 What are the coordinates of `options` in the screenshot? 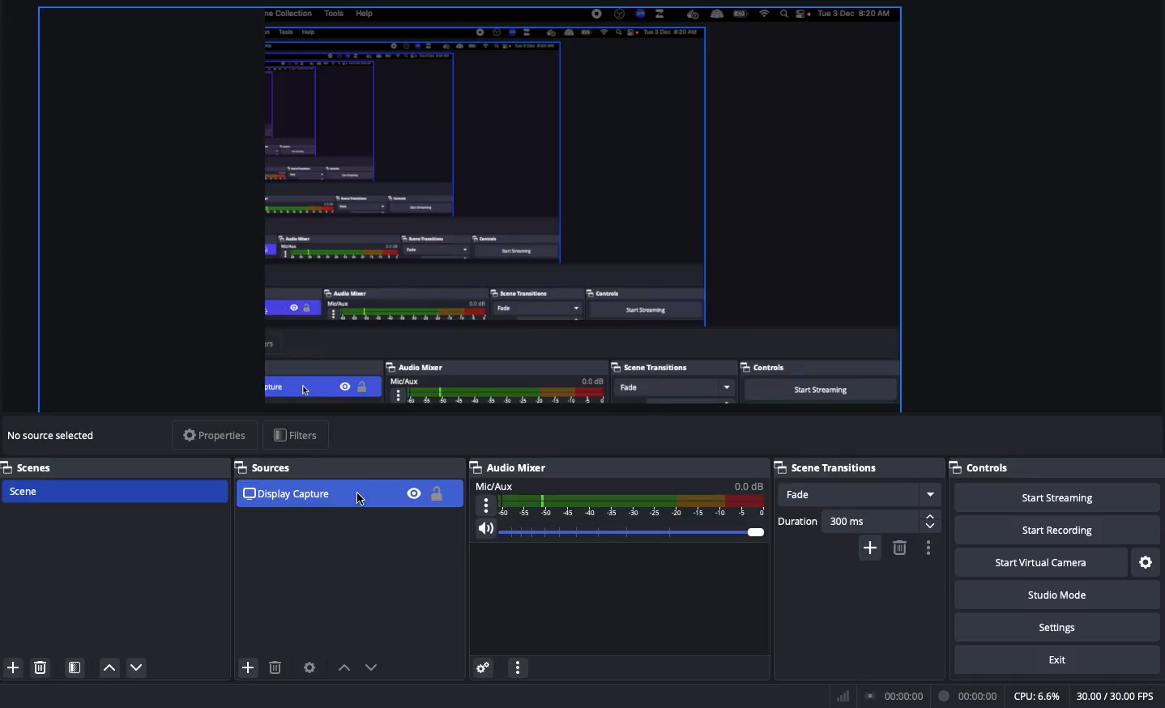 It's located at (519, 667).